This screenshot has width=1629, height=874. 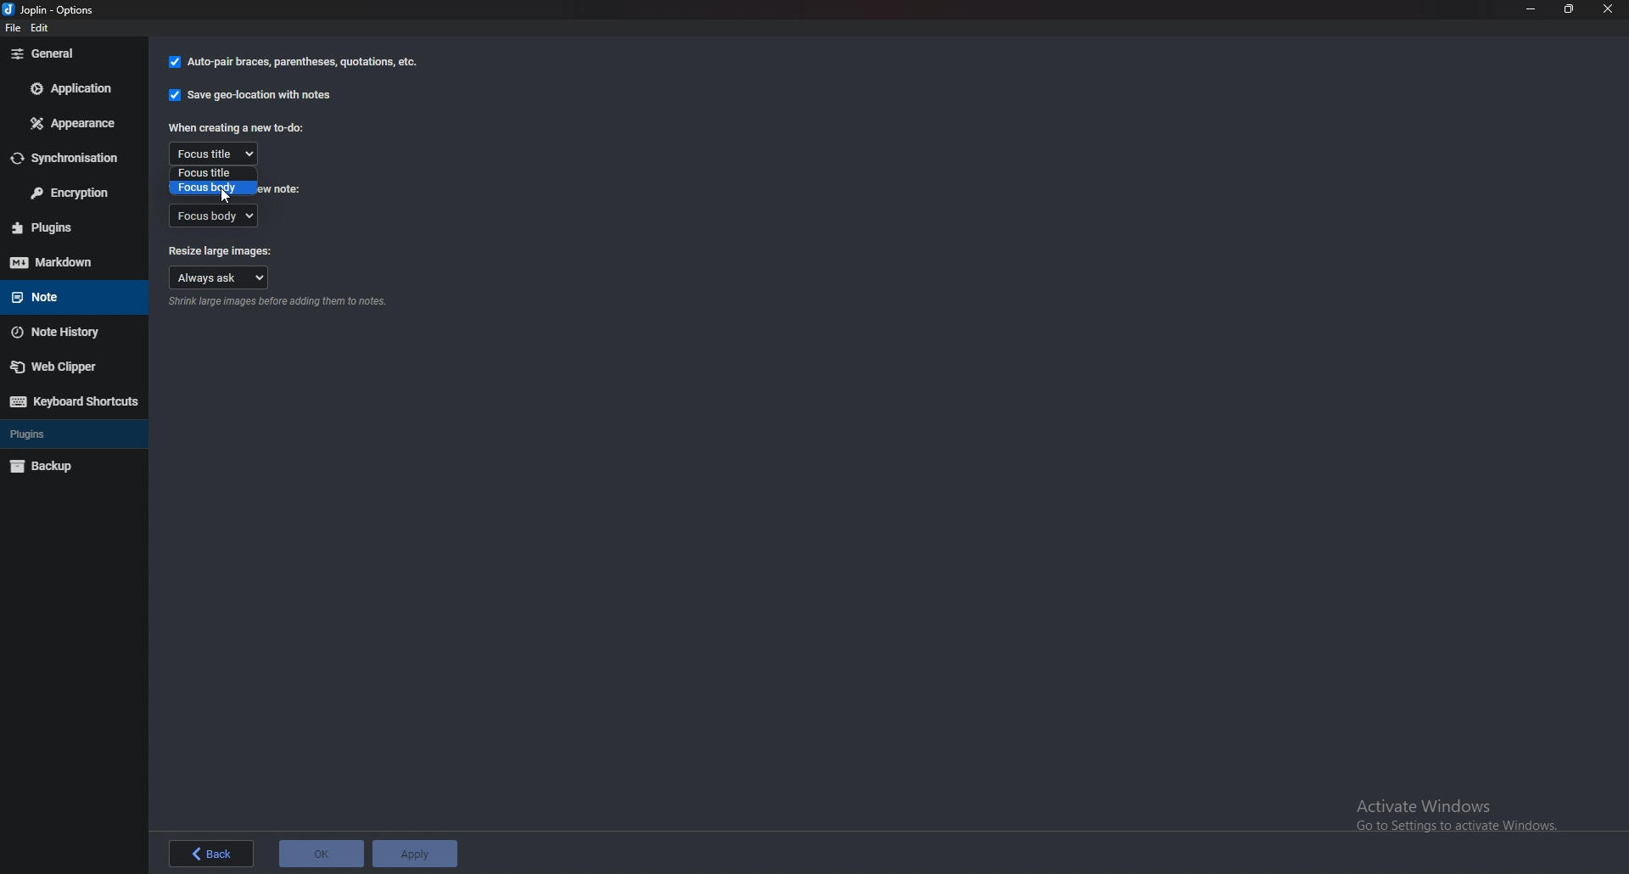 What do you see at coordinates (215, 153) in the screenshot?
I see `Focus title` at bounding box center [215, 153].